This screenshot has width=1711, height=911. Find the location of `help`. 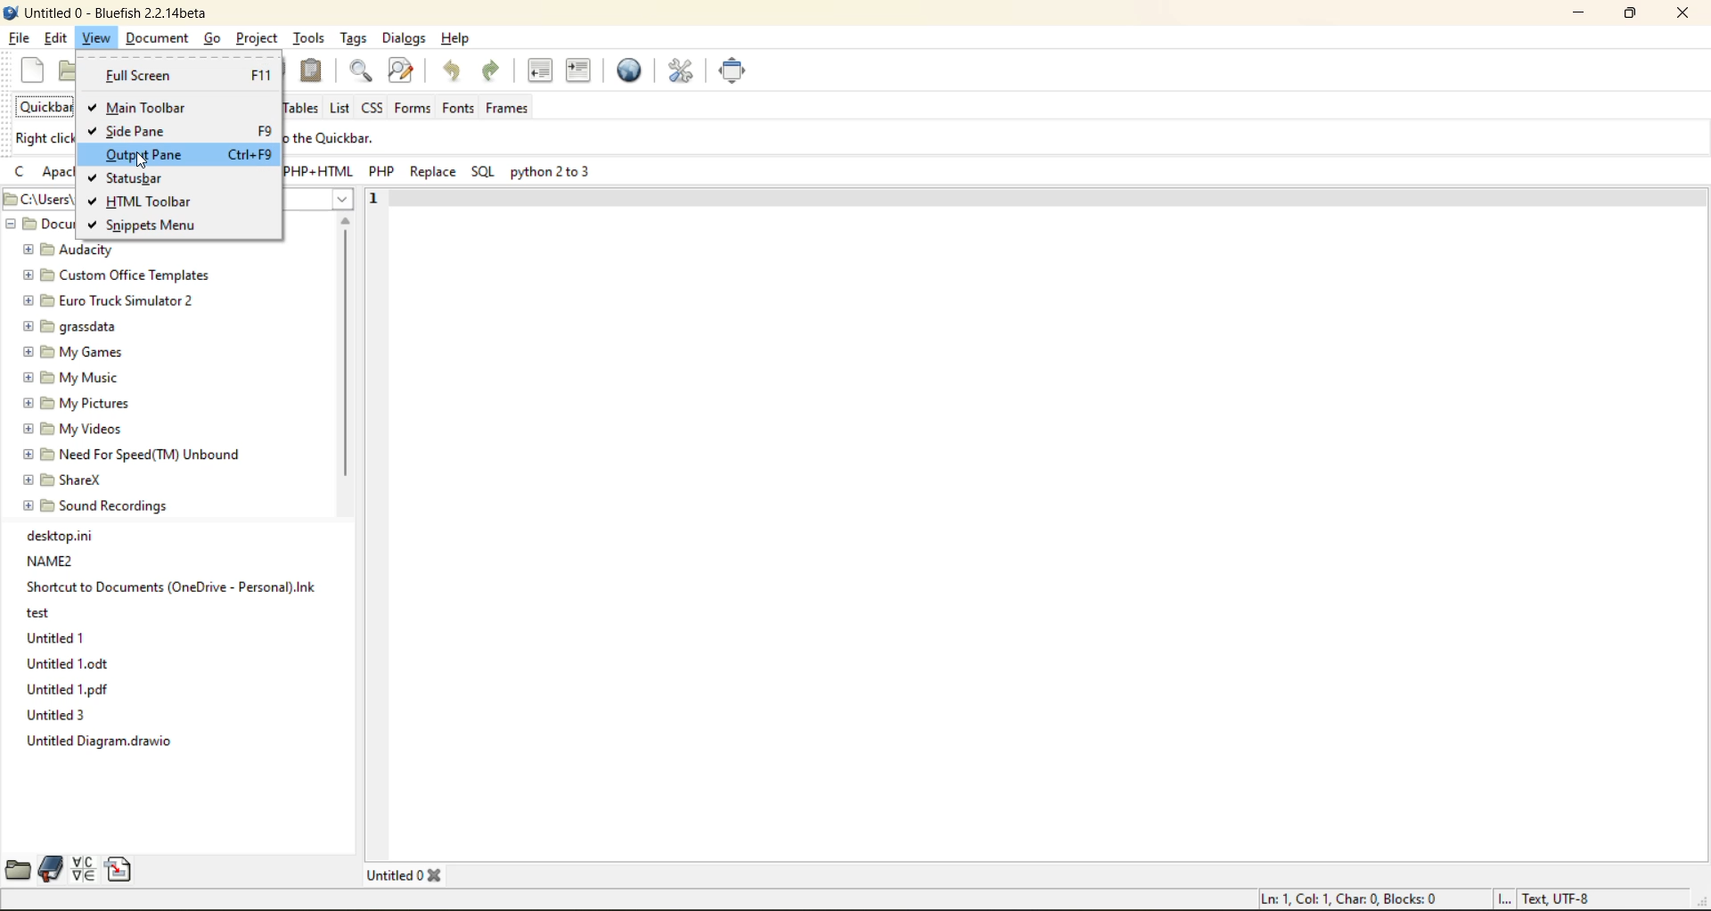

help is located at coordinates (455, 38).